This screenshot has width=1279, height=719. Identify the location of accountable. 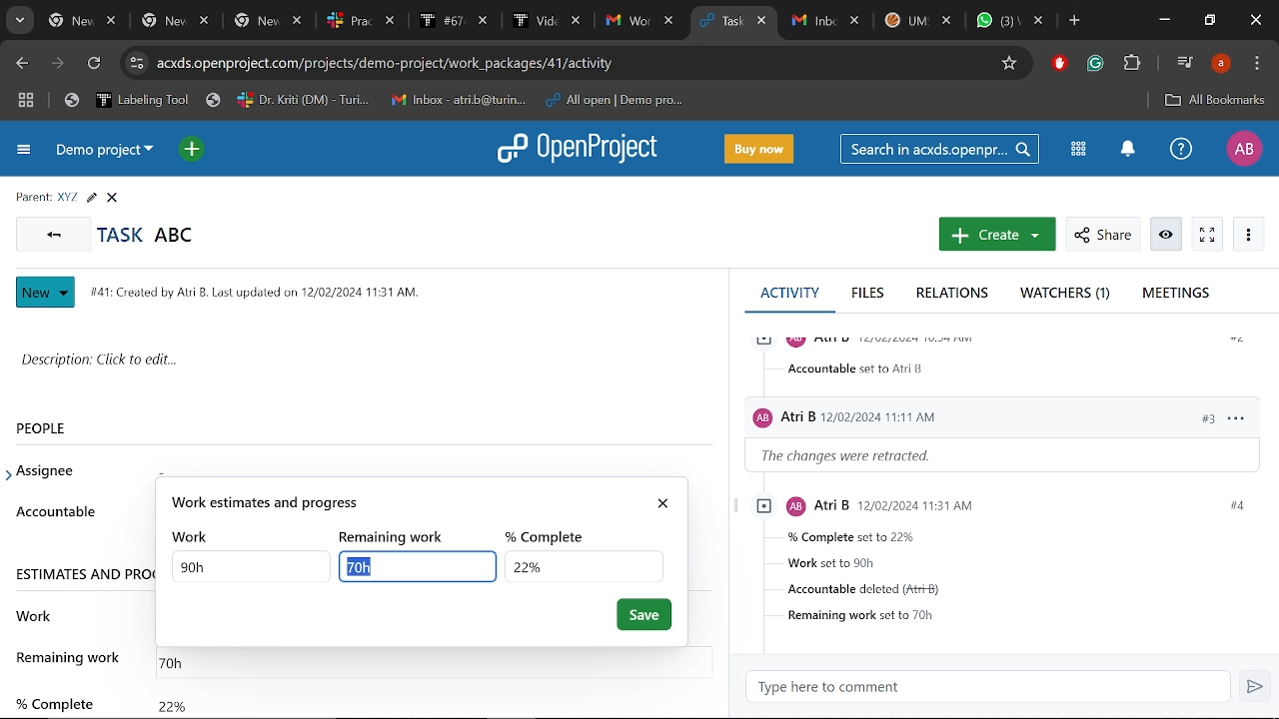
(859, 368).